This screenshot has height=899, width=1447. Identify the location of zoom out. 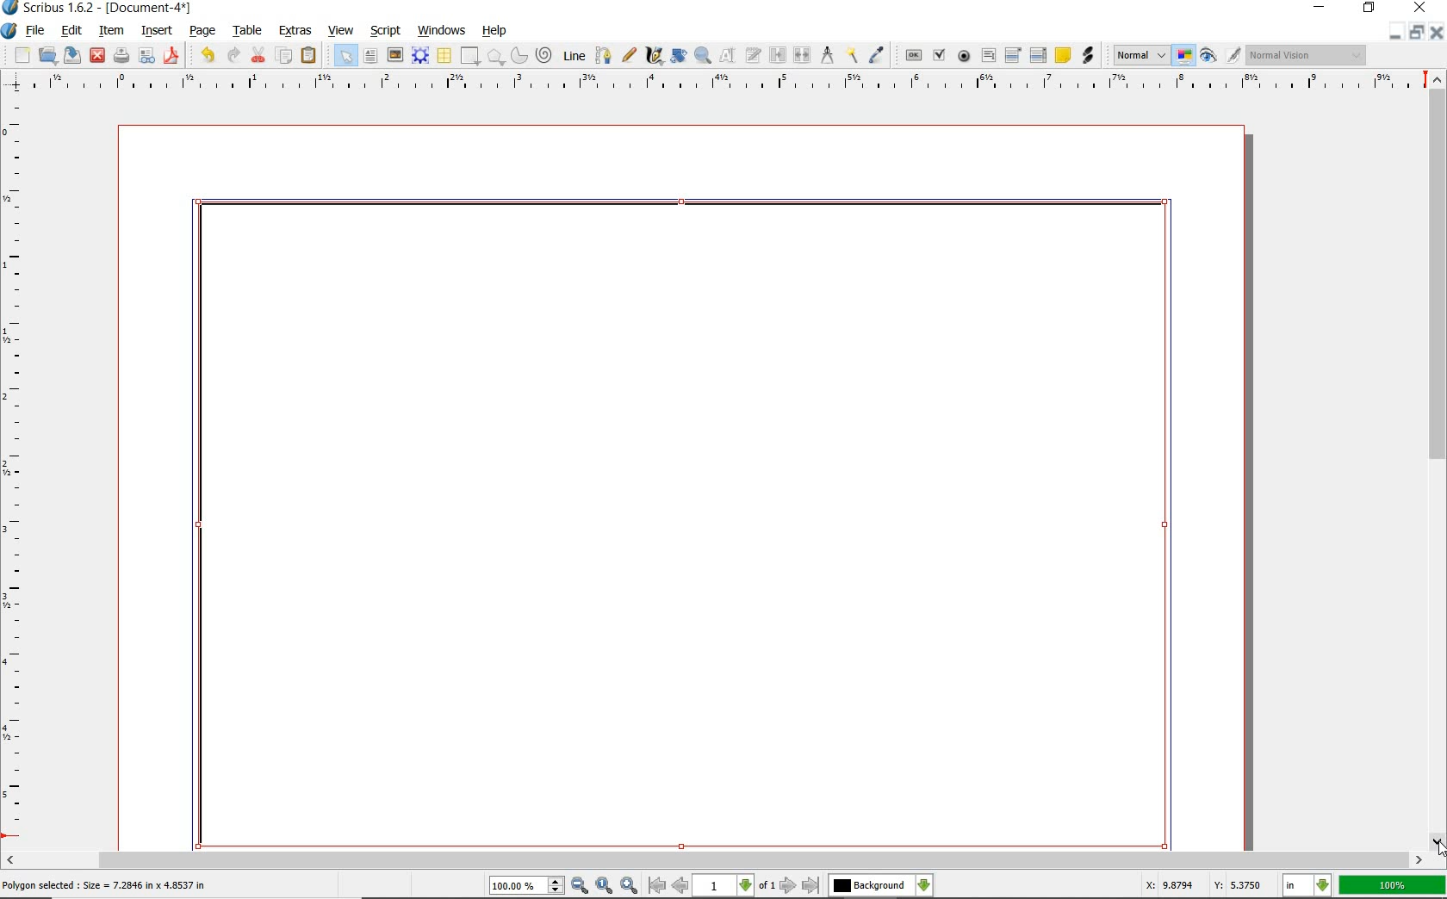
(581, 886).